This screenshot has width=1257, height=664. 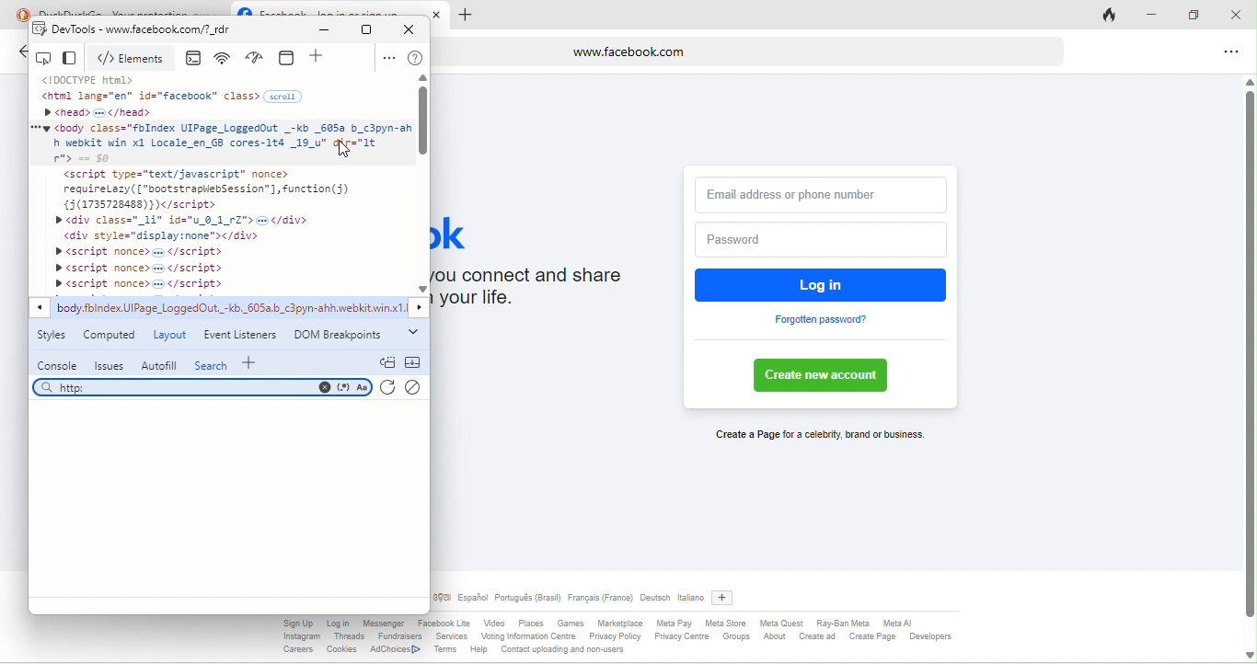 What do you see at coordinates (414, 29) in the screenshot?
I see `close` at bounding box center [414, 29].